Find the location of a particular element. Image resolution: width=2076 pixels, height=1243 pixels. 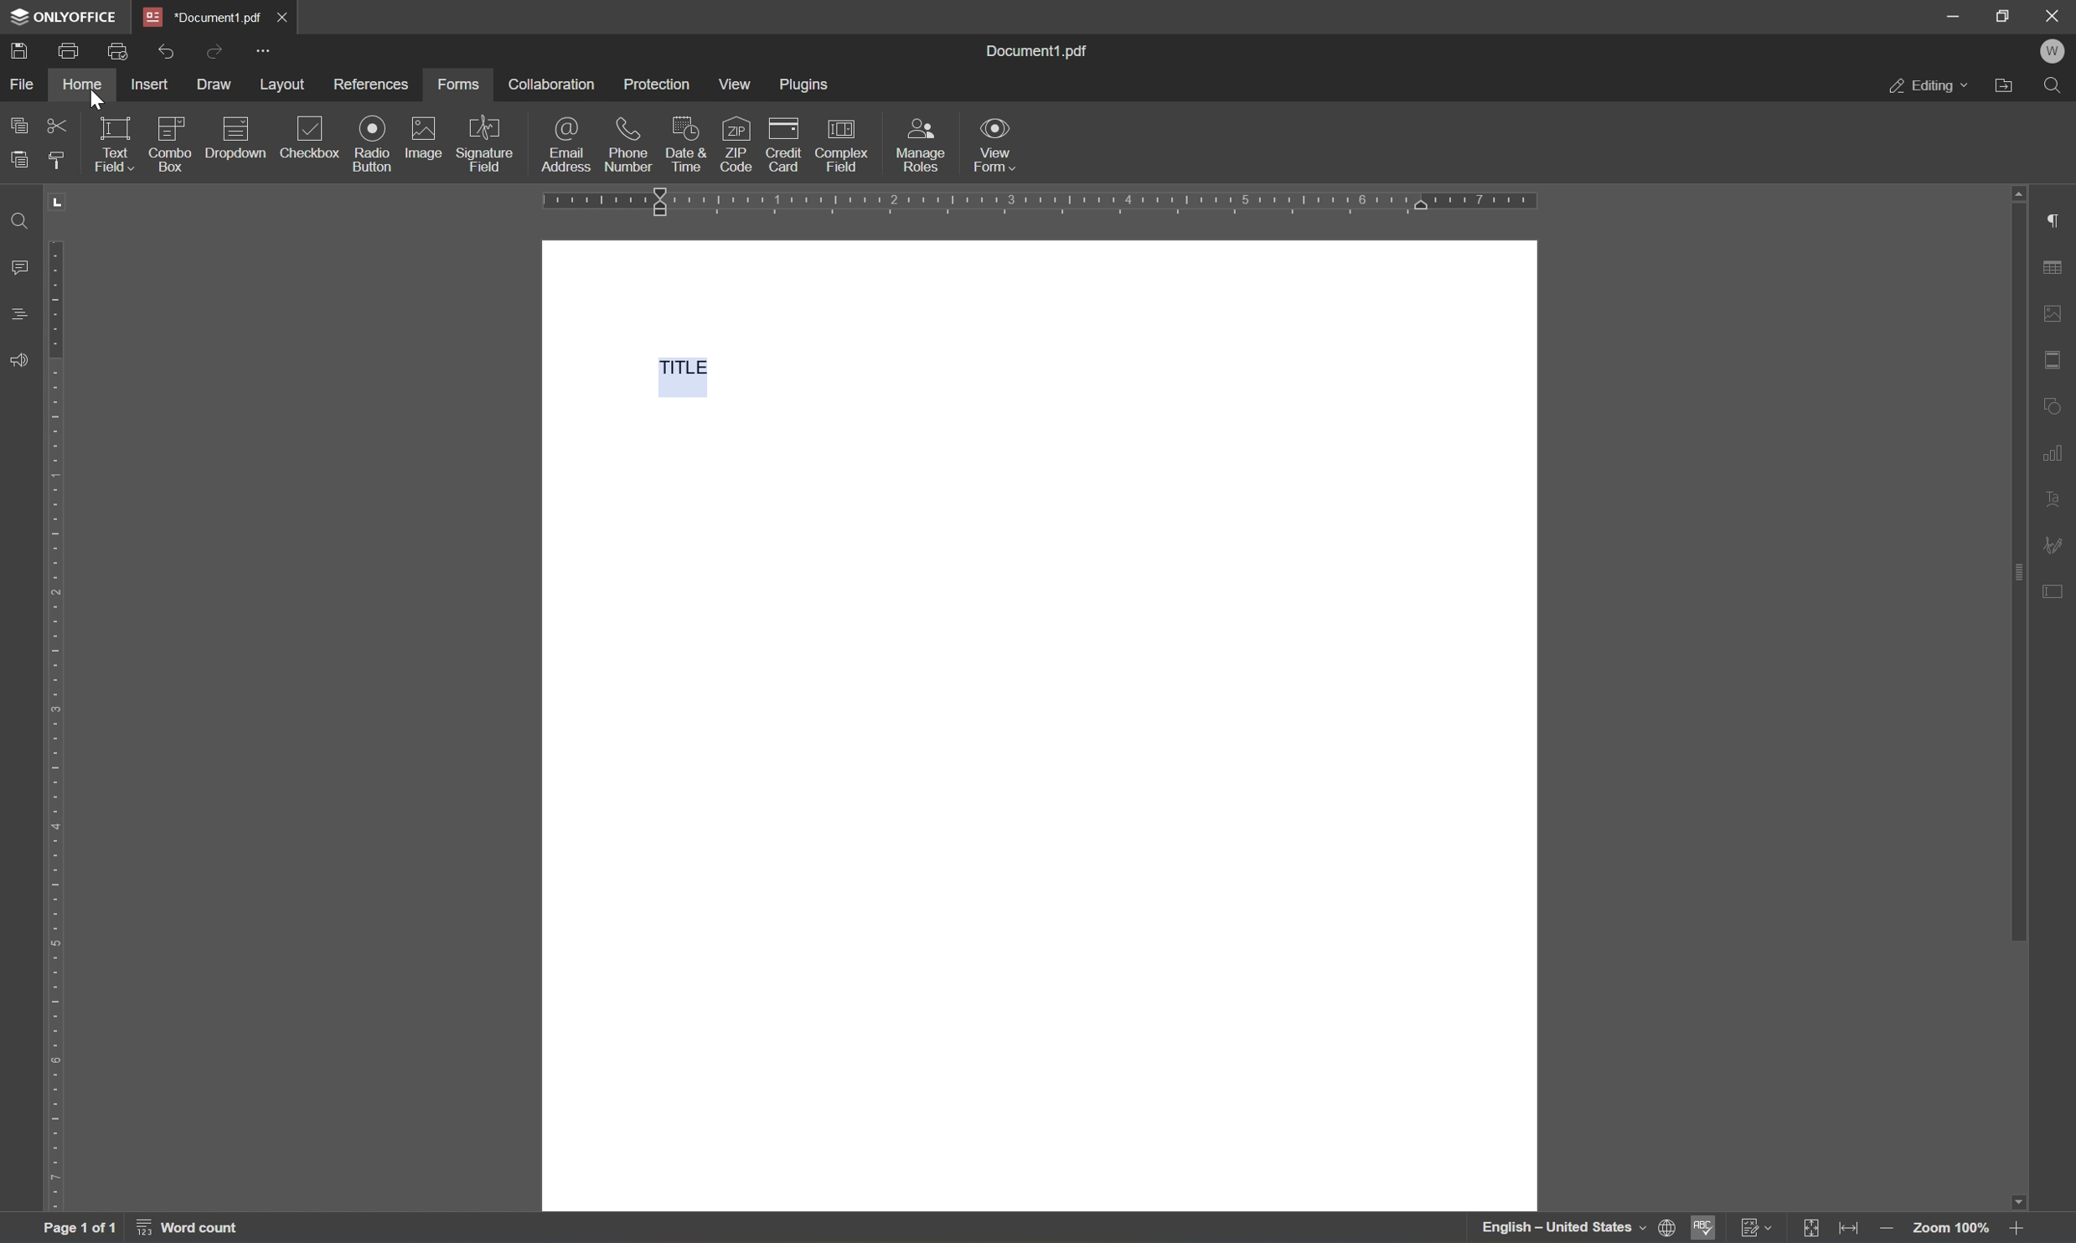

find is located at coordinates (2058, 85).